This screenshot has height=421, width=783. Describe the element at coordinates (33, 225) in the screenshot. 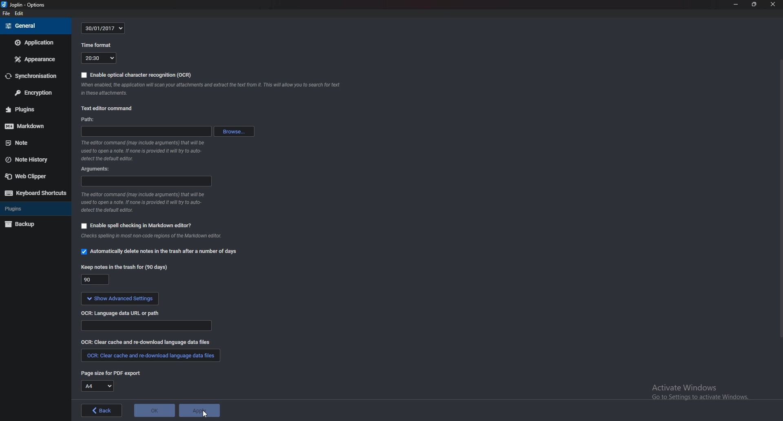

I see `Back up` at that location.